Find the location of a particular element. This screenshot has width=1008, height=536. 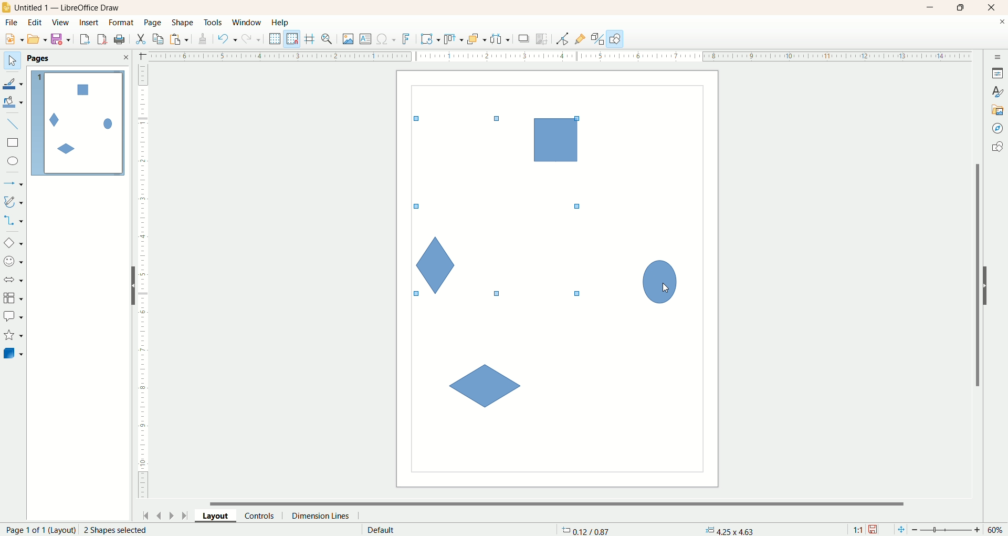

point edit mode is located at coordinates (562, 39).